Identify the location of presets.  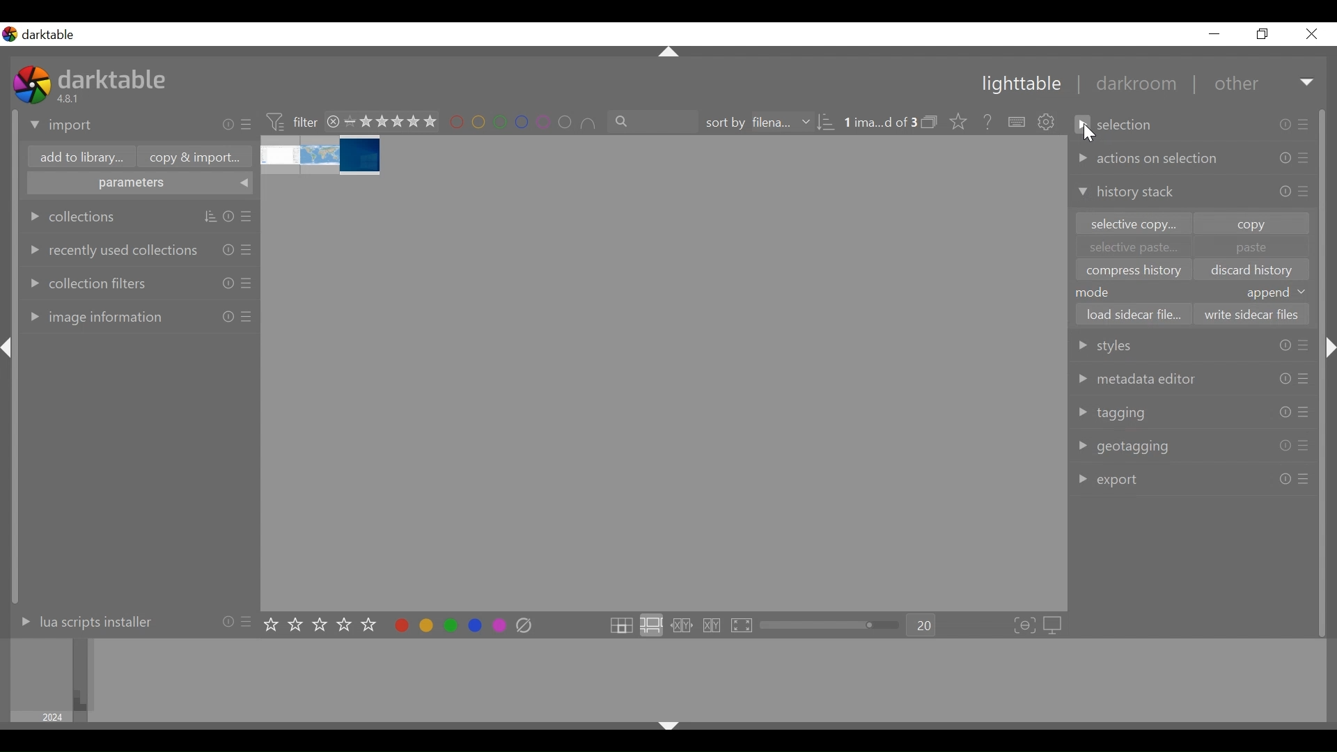
(1303, 379).